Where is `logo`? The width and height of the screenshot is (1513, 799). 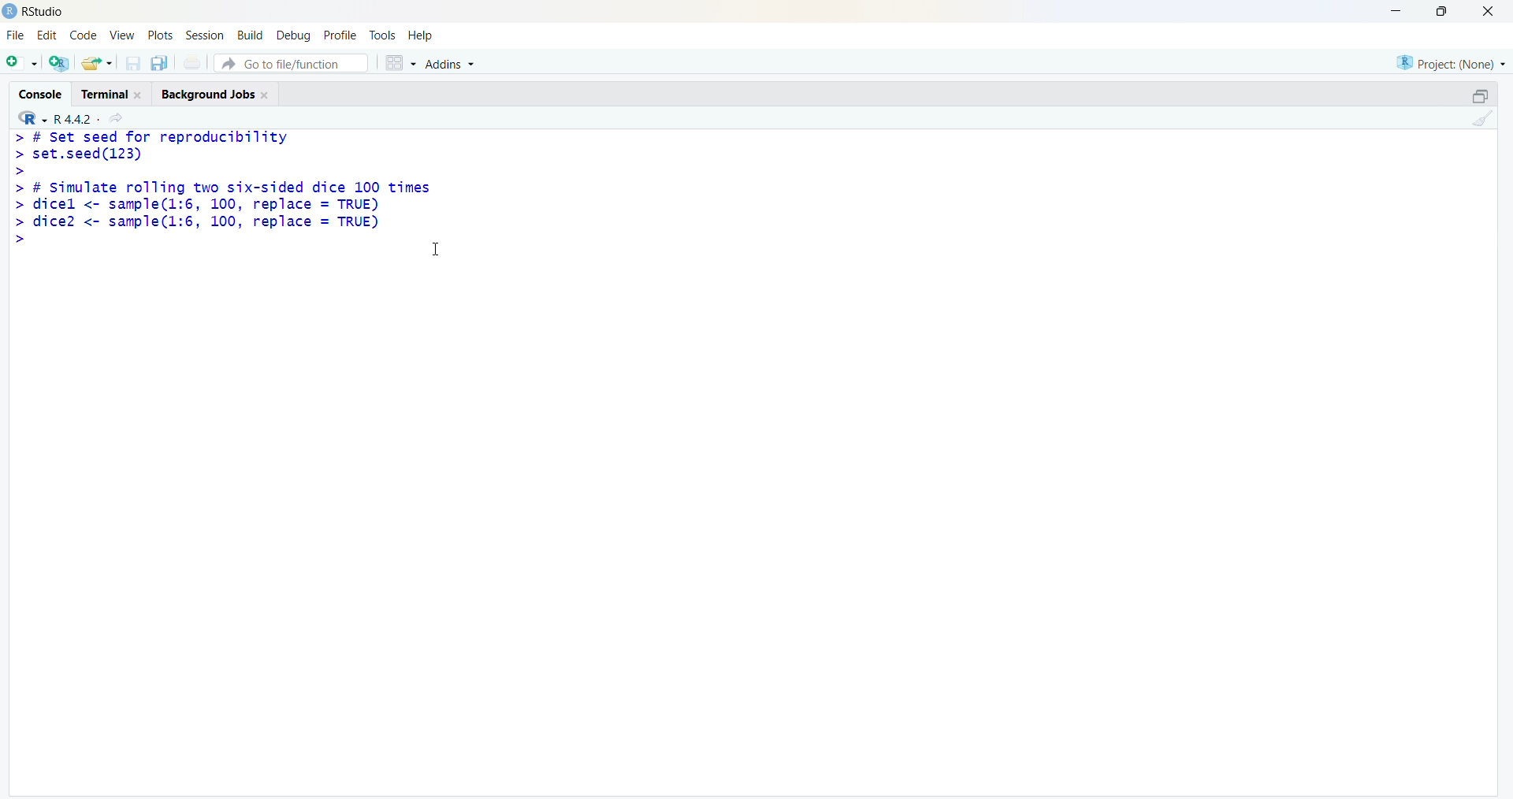
logo is located at coordinates (9, 11).